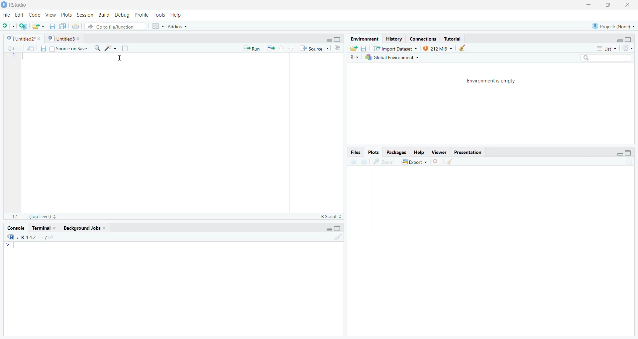 The image size is (638, 339). What do you see at coordinates (63, 39) in the screenshot?
I see `untitled` at bounding box center [63, 39].